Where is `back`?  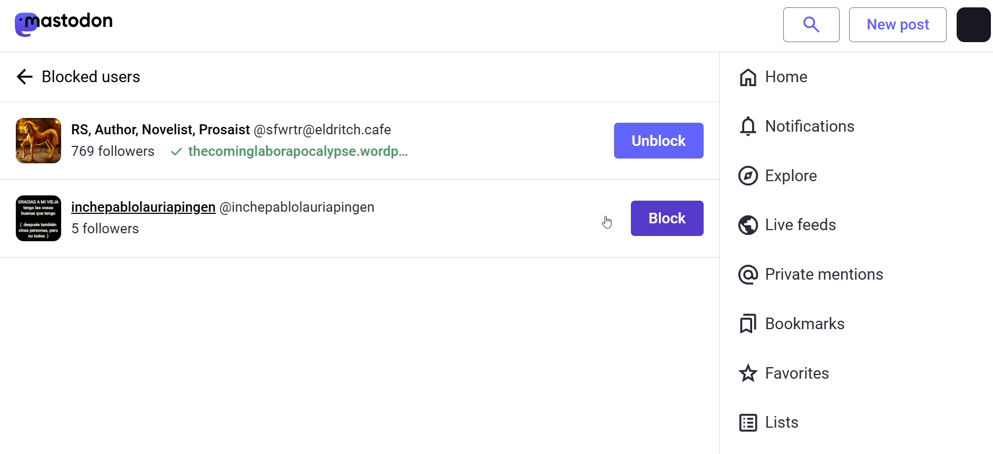
back is located at coordinates (23, 76).